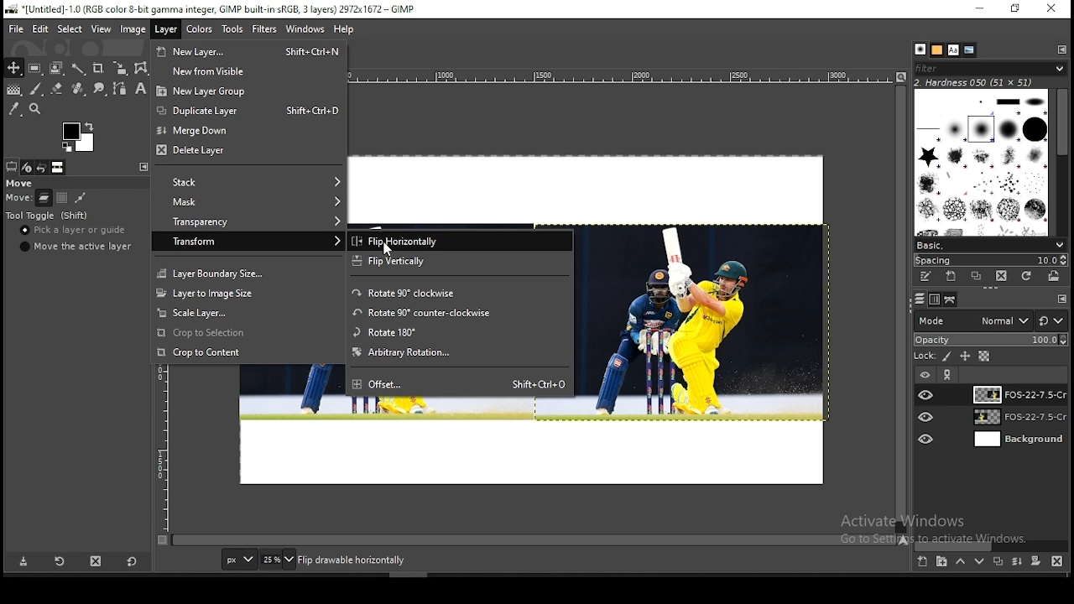  What do you see at coordinates (1062, 299) in the screenshot?
I see `tool` at bounding box center [1062, 299].